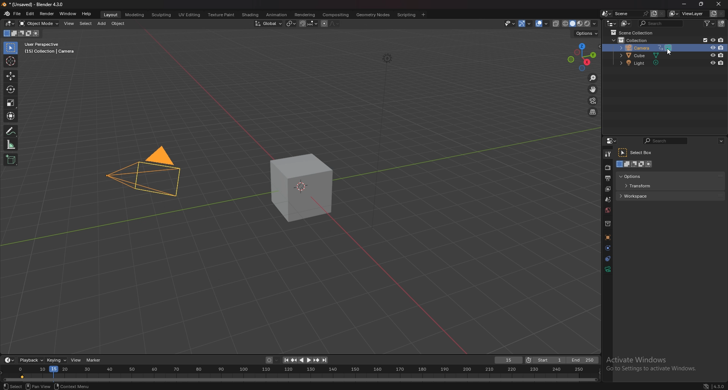  I want to click on workspace, so click(643, 195).